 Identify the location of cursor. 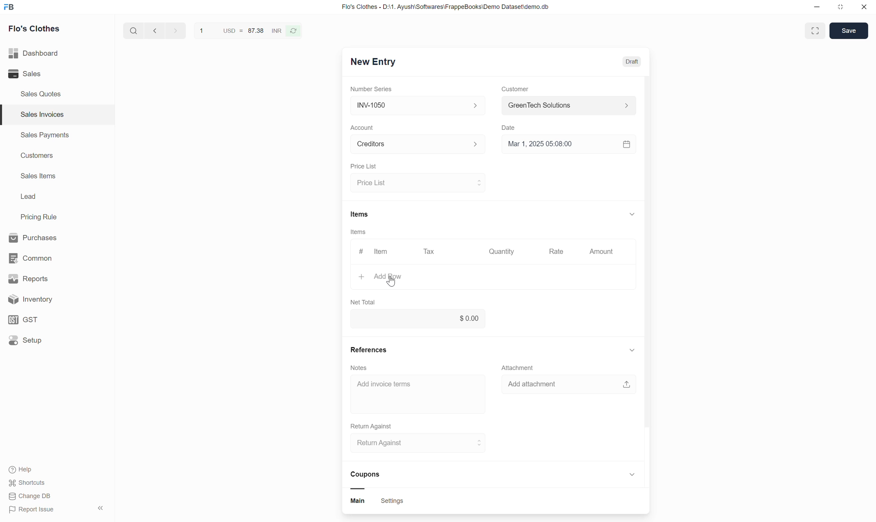
(391, 281).